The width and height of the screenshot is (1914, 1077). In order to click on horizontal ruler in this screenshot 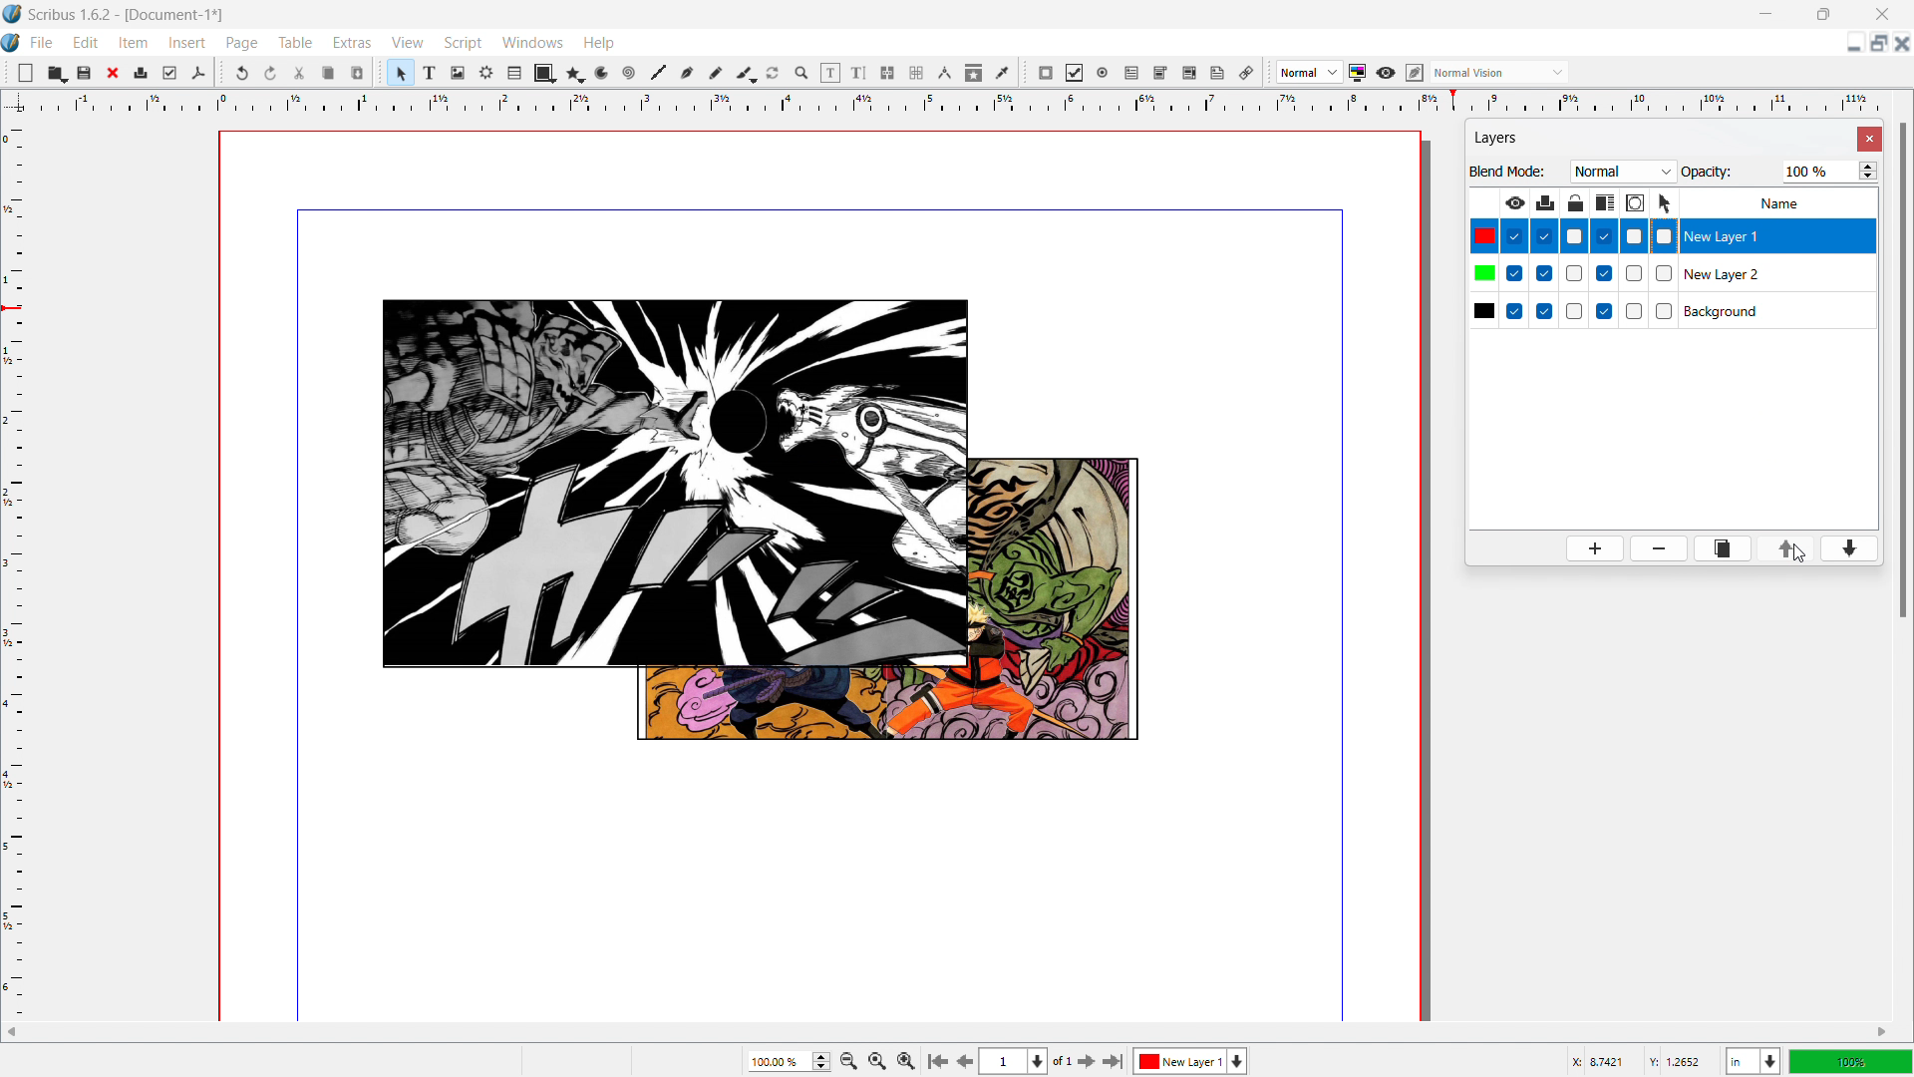, I will do `click(956, 101)`.